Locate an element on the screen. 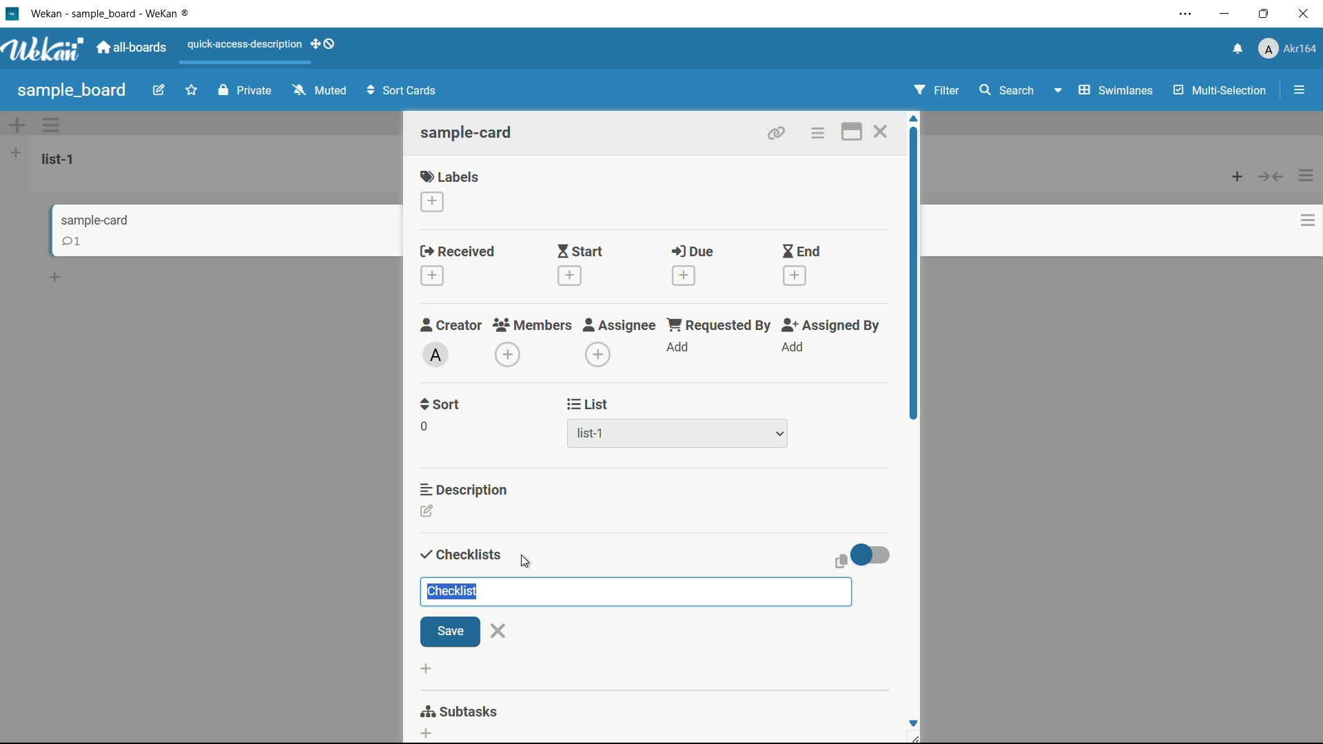 The height and width of the screenshot is (744, 1323). add member is located at coordinates (510, 355).